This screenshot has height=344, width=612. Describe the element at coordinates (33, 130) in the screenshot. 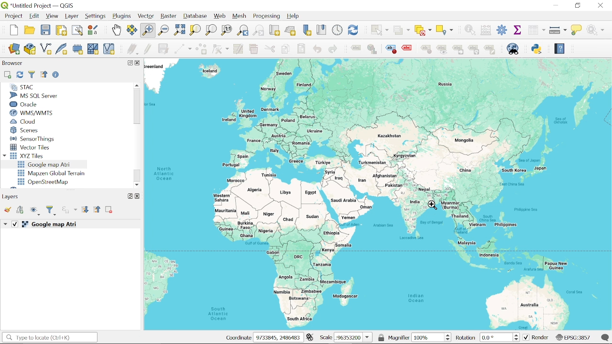

I see `Scenes` at that location.